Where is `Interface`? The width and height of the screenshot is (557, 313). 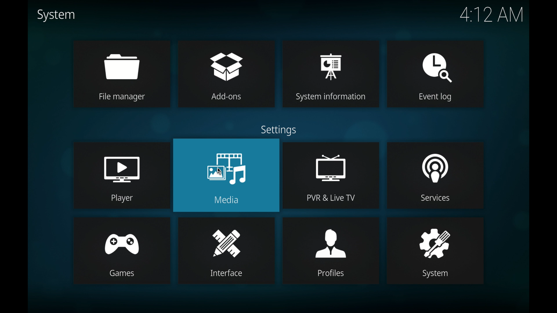
Interface is located at coordinates (229, 273).